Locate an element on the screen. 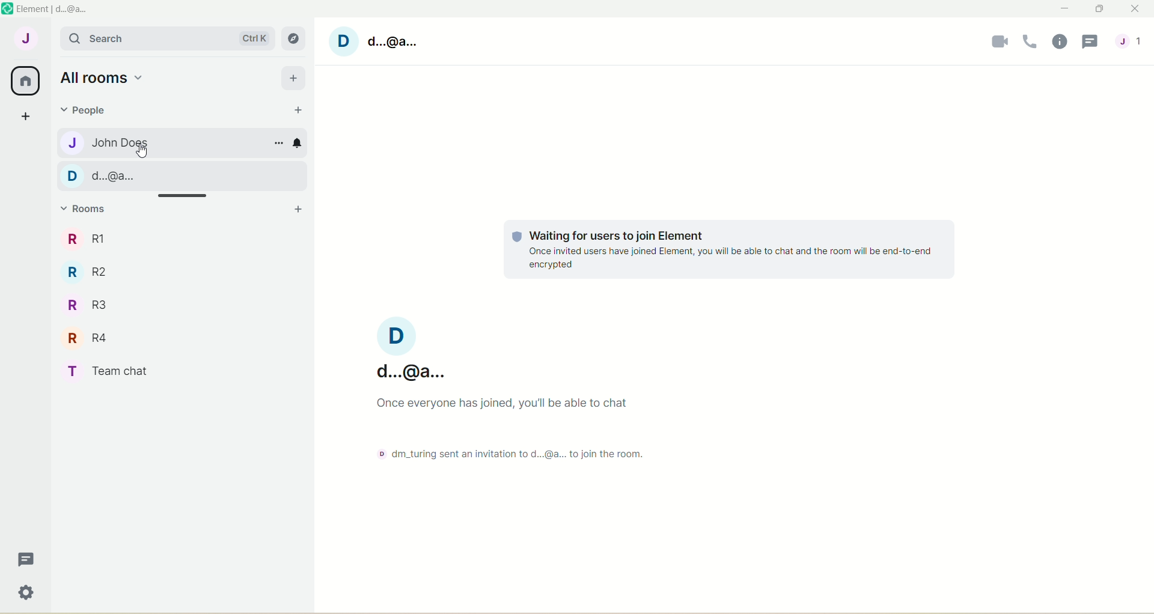 This screenshot has height=614, width=1154. d...@a... is located at coordinates (411, 349).